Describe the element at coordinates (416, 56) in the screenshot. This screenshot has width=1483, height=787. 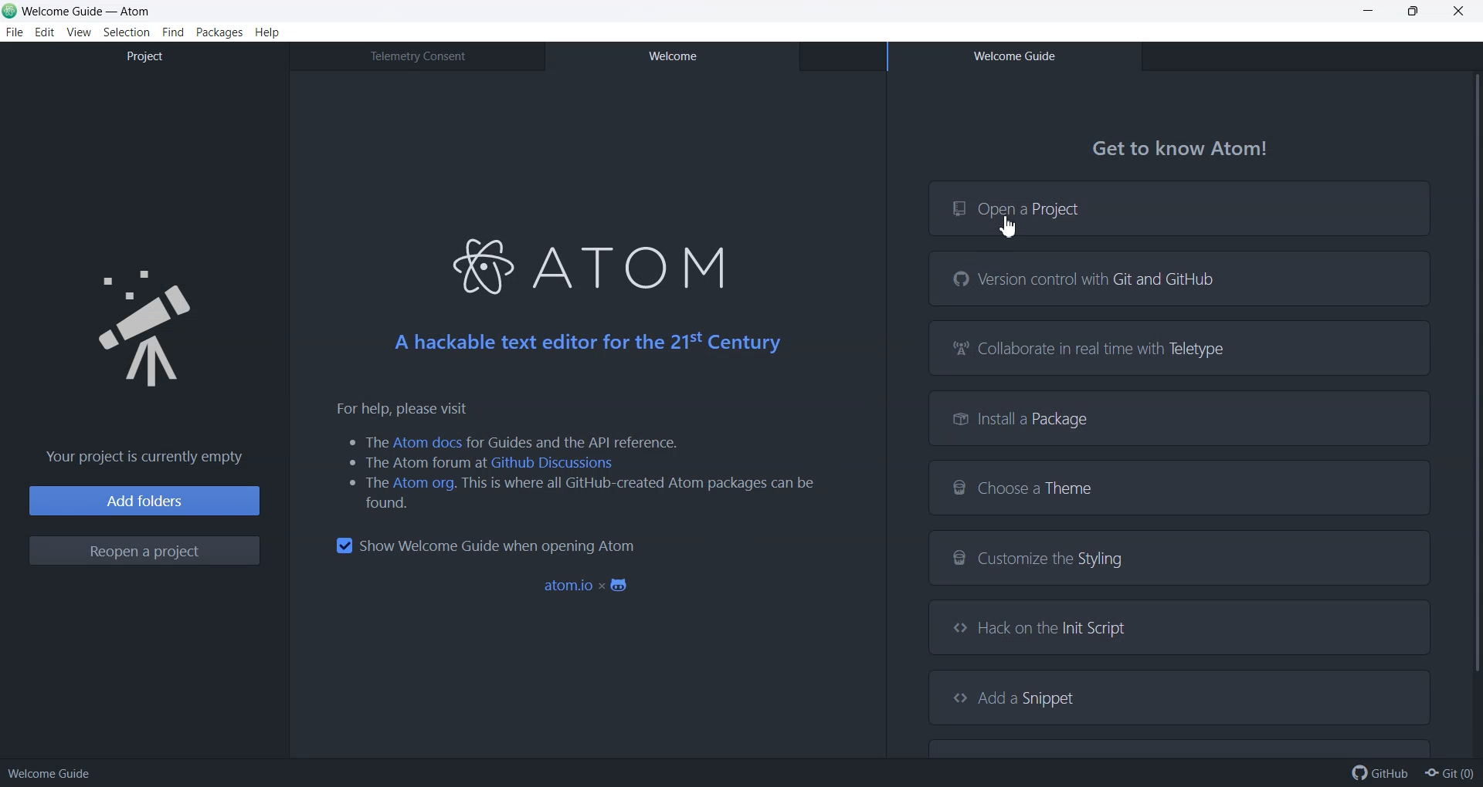
I see `Telemetry Consent` at that location.